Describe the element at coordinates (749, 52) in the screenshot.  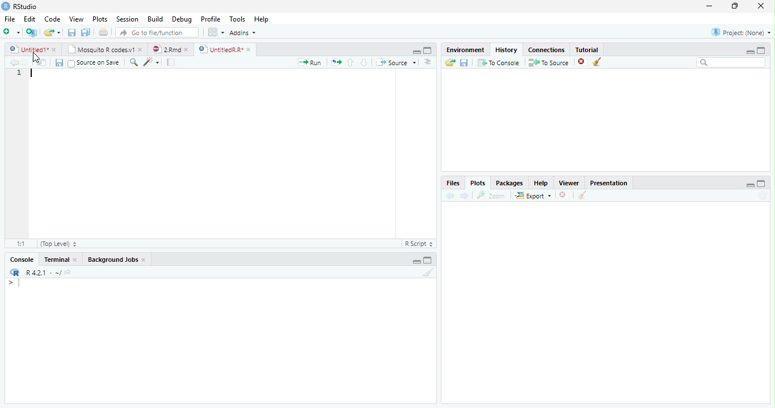
I see `Minimize` at that location.